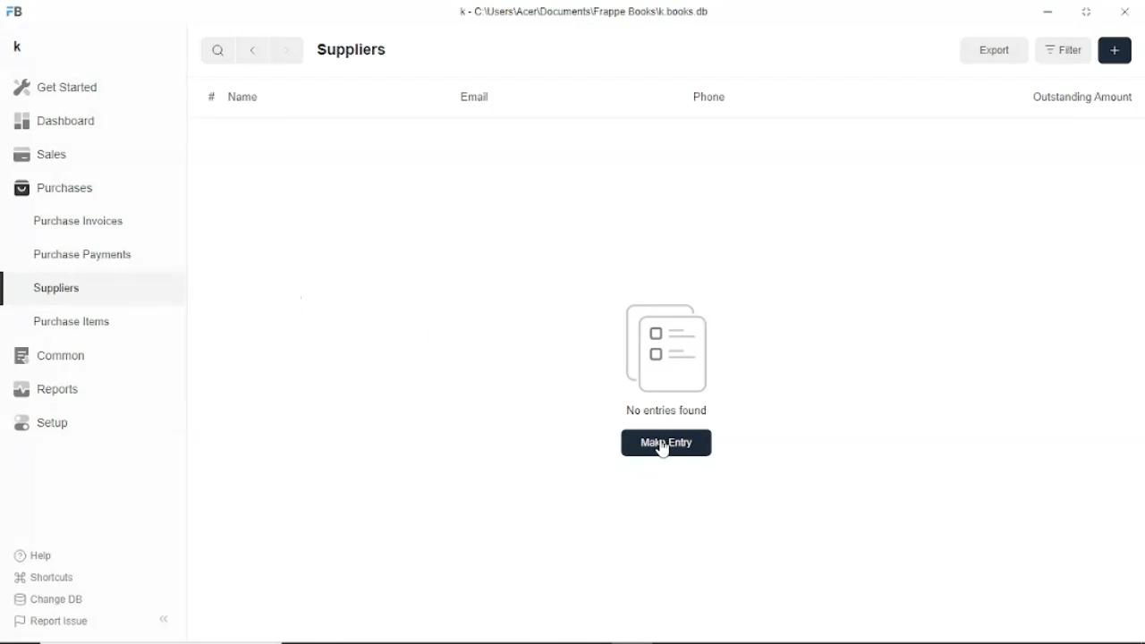 Image resolution: width=1145 pixels, height=644 pixels. Describe the element at coordinates (662, 447) in the screenshot. I see `Cursor` at that location.